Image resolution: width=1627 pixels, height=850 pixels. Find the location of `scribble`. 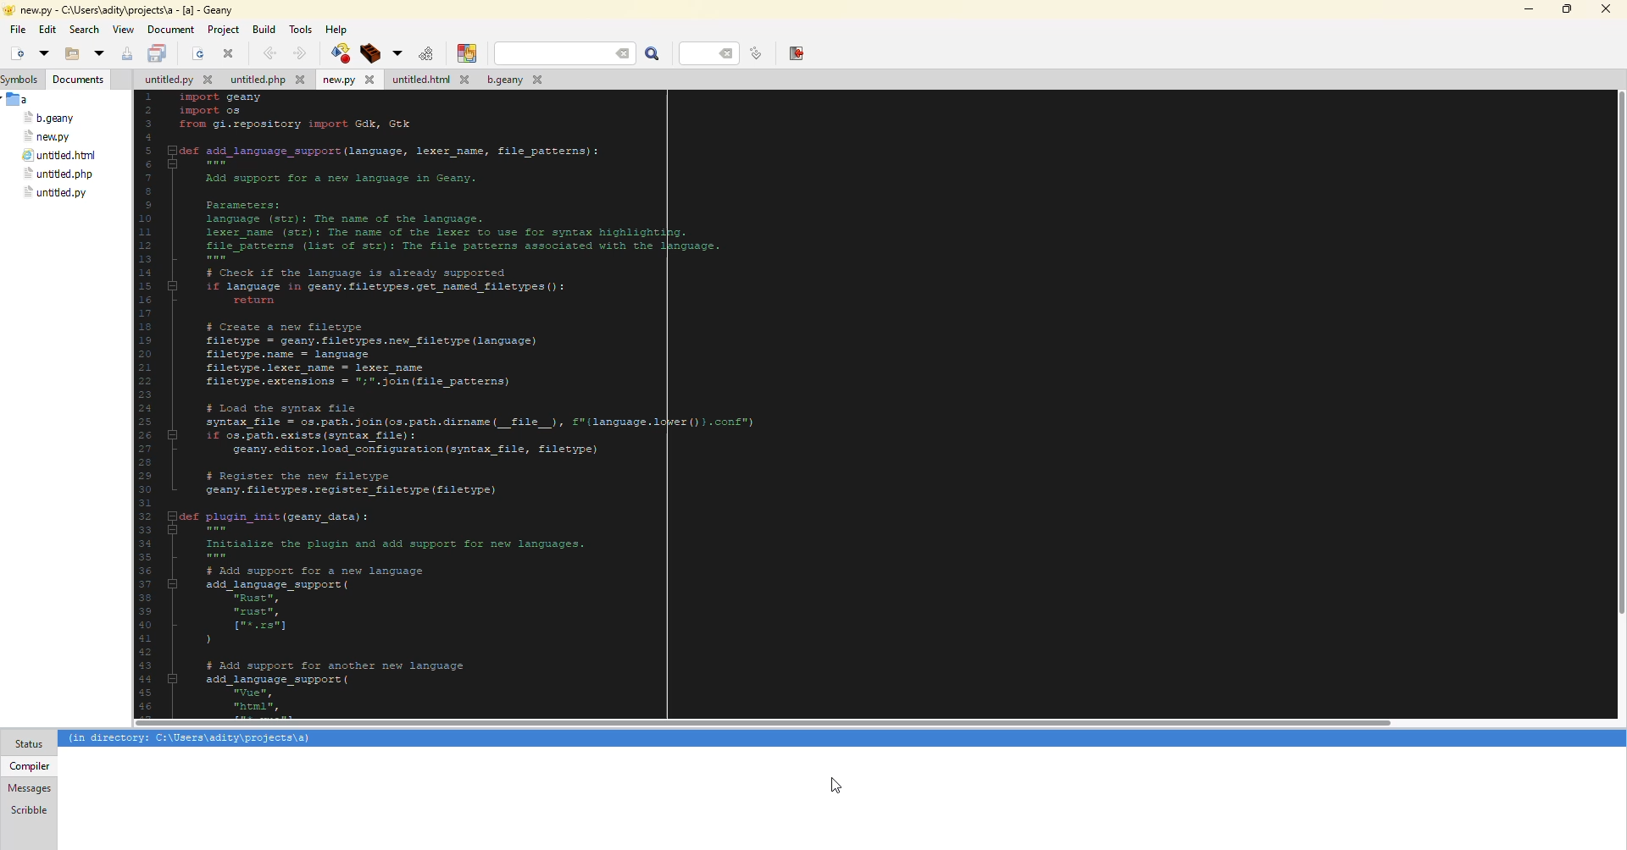

scribble is located at coordinates (30, 809).